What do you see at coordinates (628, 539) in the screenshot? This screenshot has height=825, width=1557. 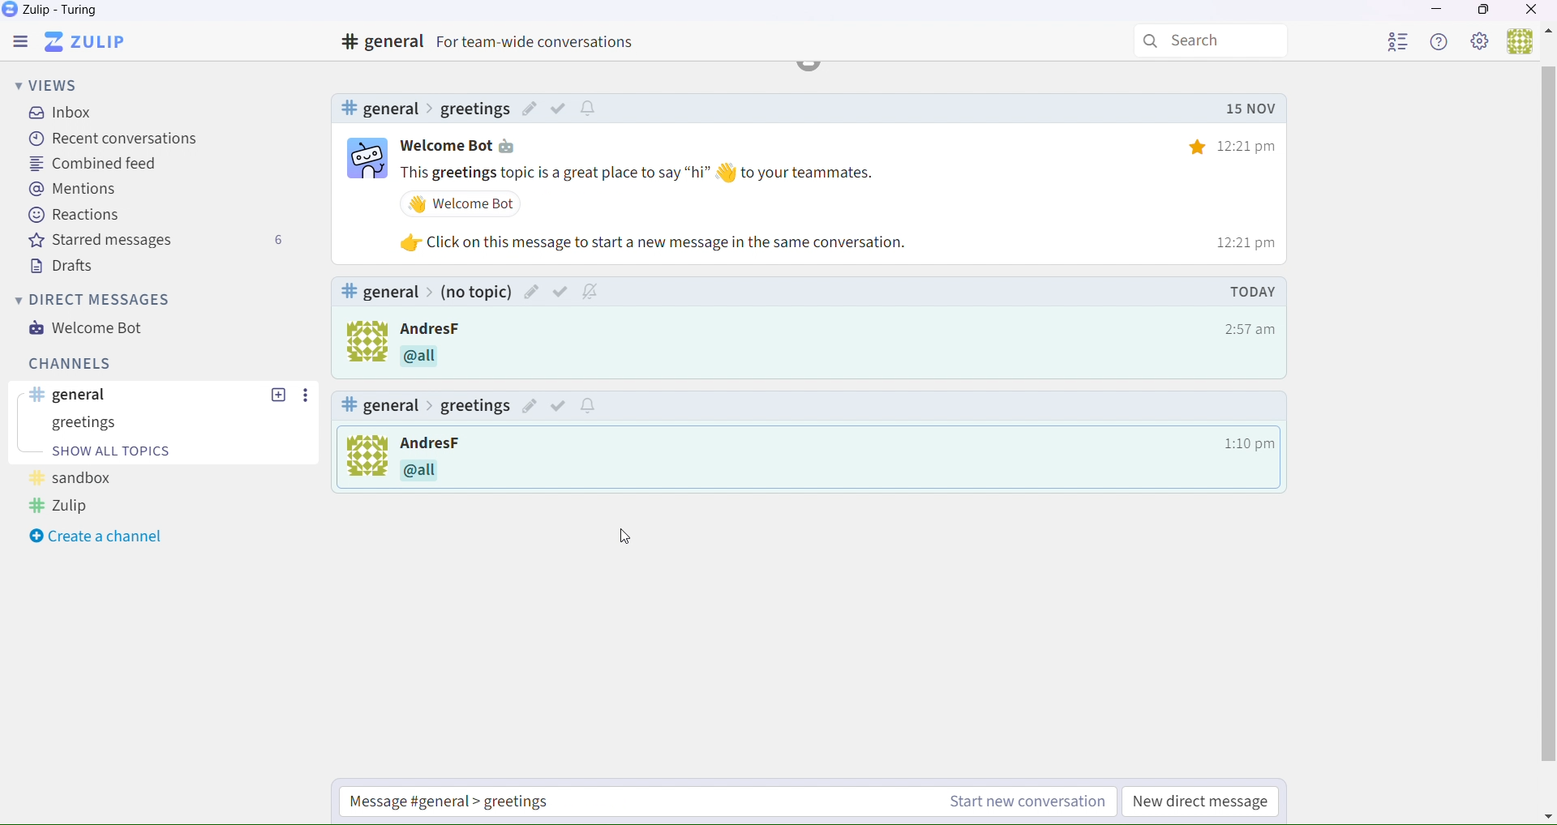 I see `Cursor` at bounding box center [628, 539].